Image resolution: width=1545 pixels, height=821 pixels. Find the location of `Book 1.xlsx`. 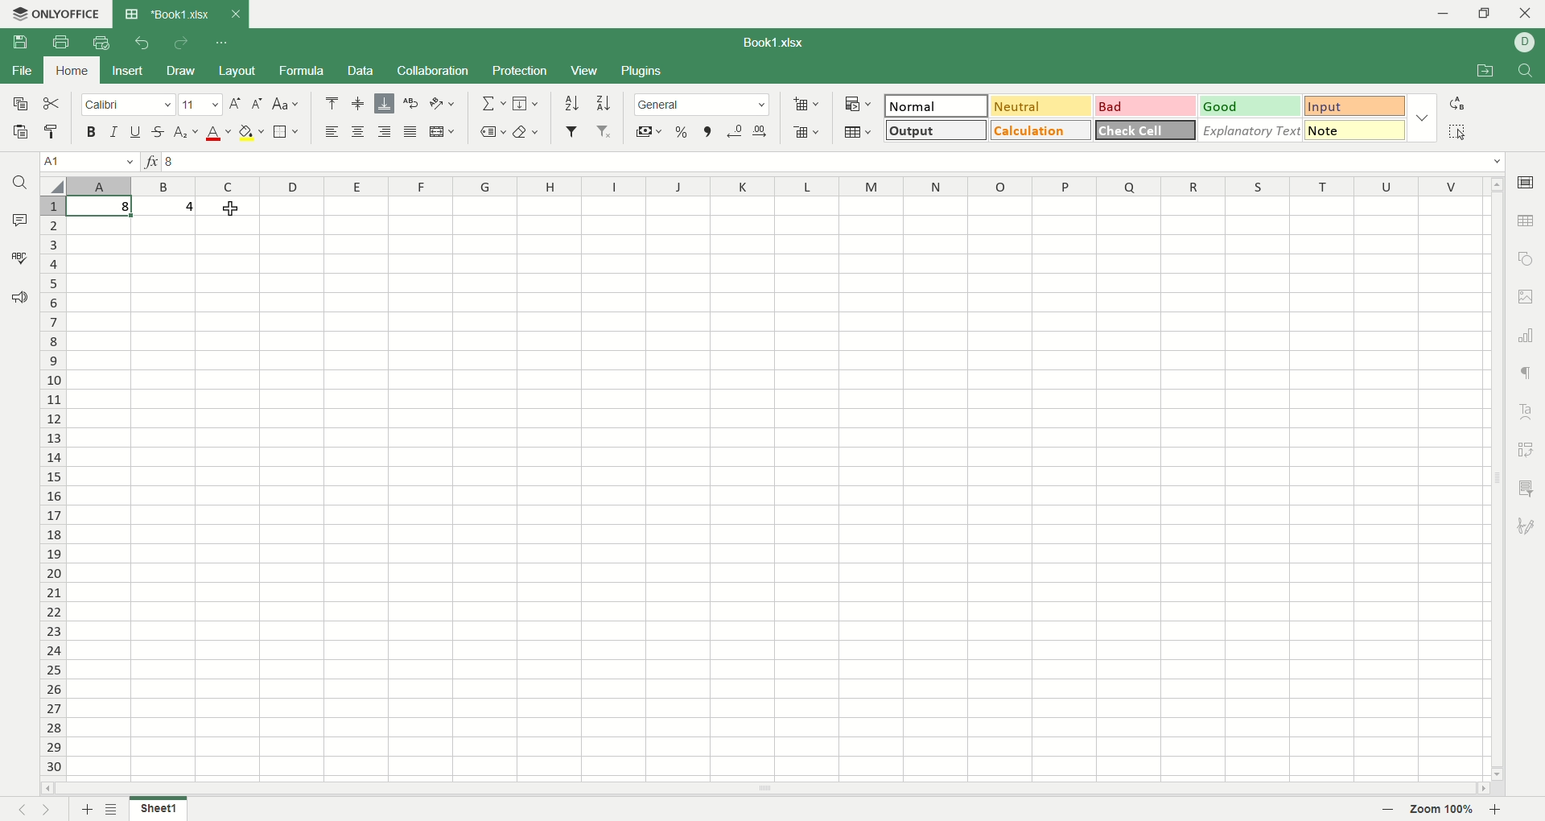

Book 1.xlsx is located at coordinates (772, 43).